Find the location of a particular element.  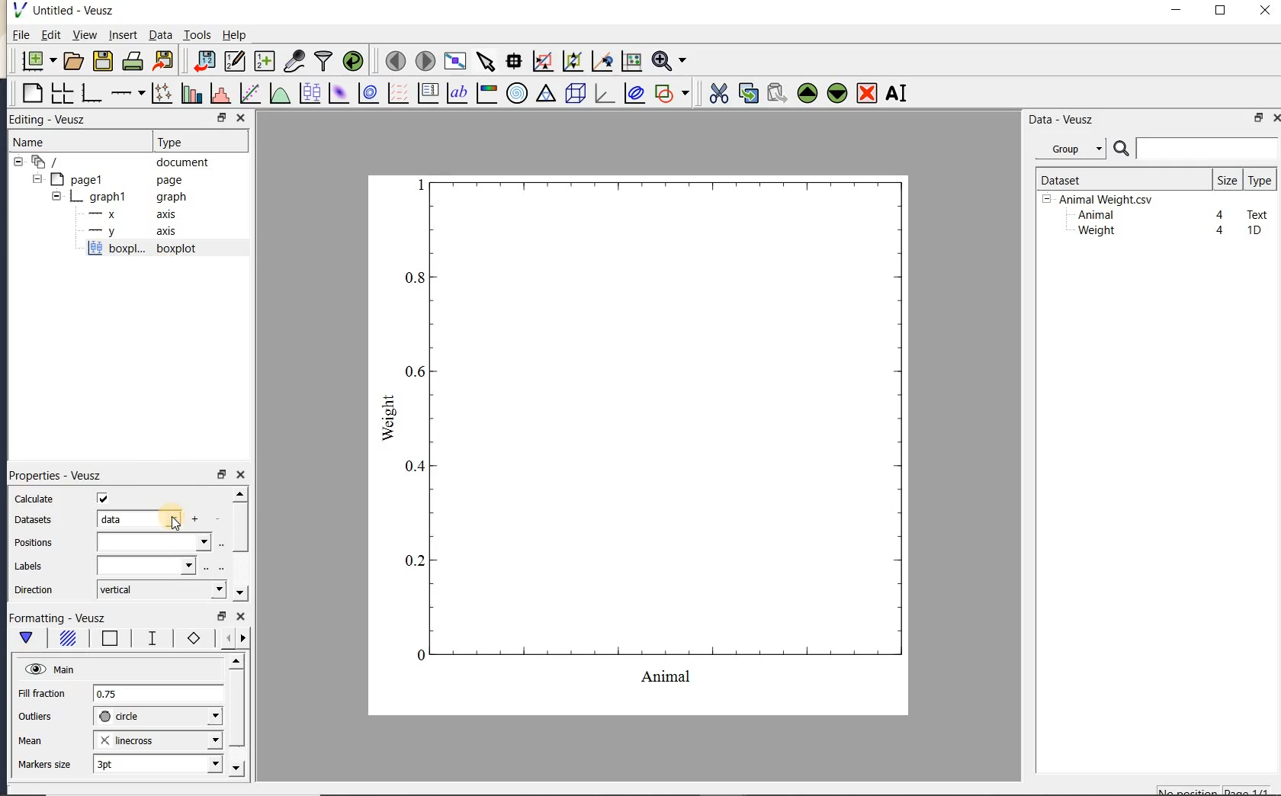

Text is located at coordinates (1258, 213).